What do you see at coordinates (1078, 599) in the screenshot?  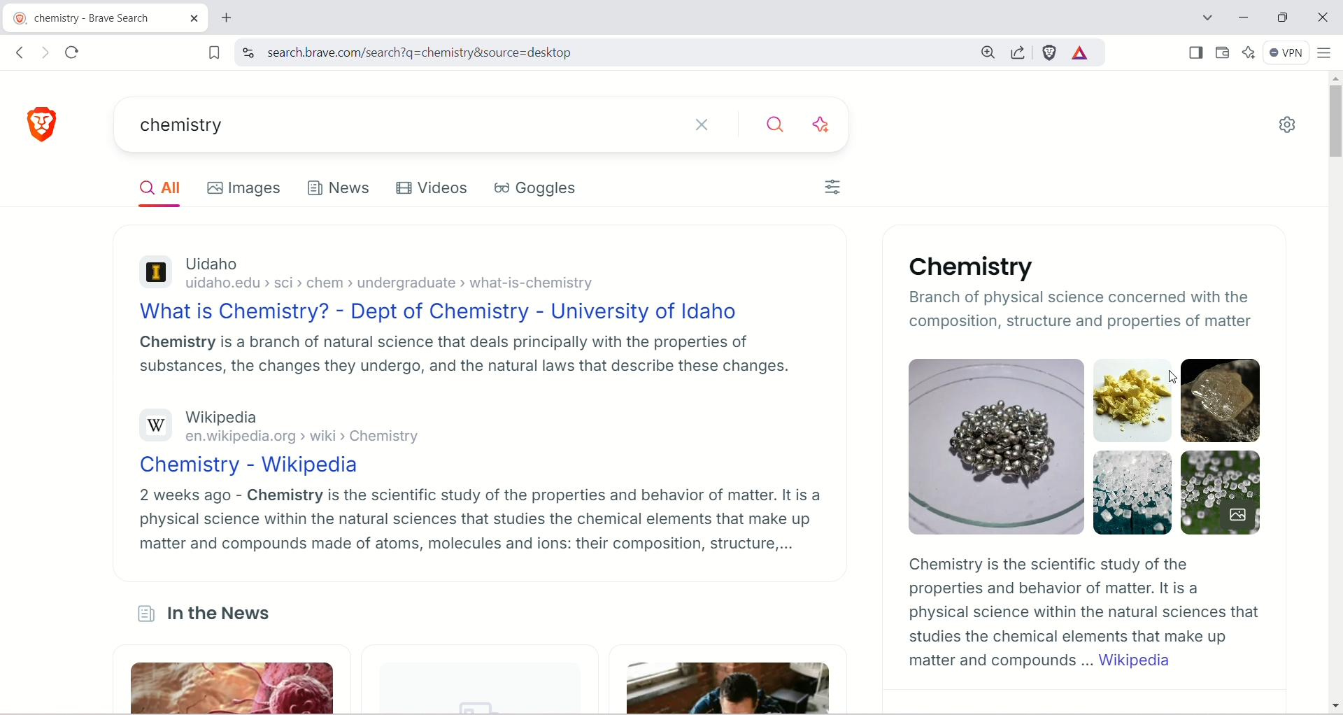 I see `Chemistry is the scientific study of the
properties and behavior of matter. It is a
physical science within the natural sciences that
studies the chemical elements that make up` at bounding box center [1078, 599].